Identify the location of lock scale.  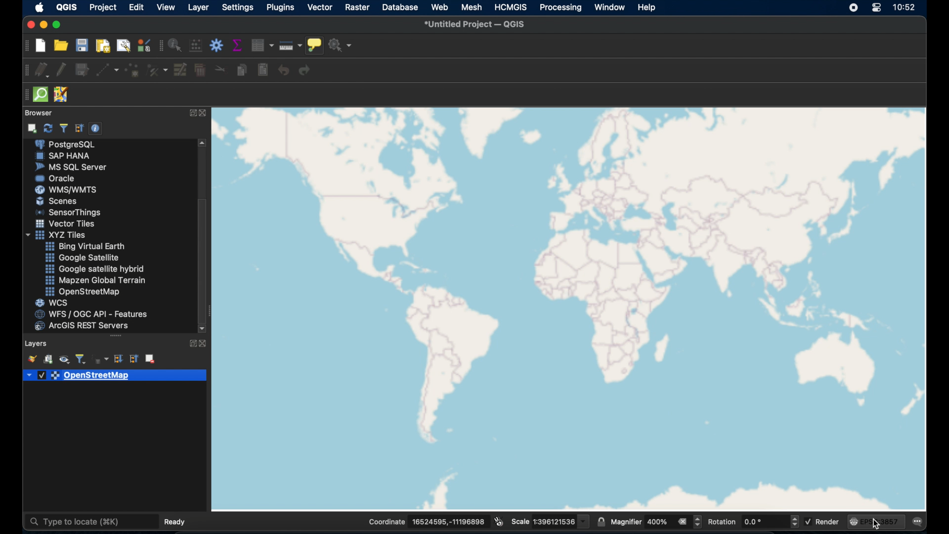
(601, 521).